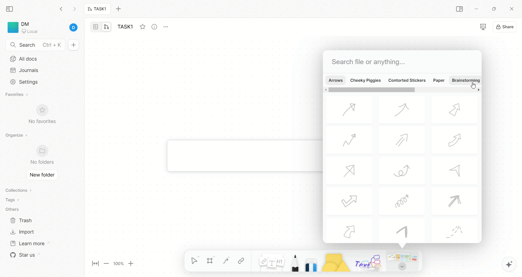 Image resolution: width=522 pixels, height=277 pixels. I want to click on task1, so click(127, 27).